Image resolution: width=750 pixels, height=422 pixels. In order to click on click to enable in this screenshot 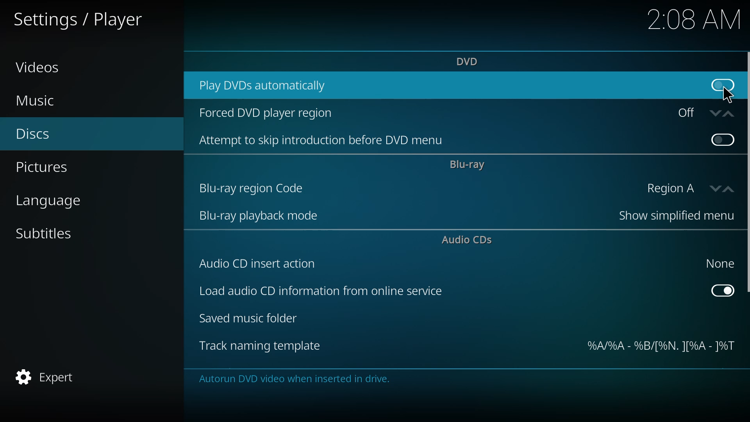, I will do `click(721, 139)`.